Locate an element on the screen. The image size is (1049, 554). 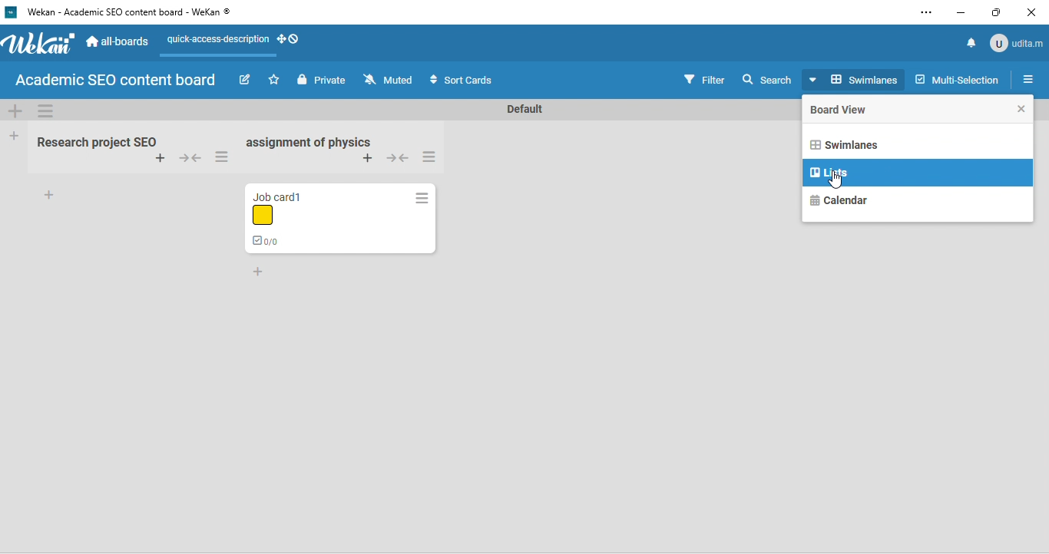
quick access description is located at coordinates (217, 42).